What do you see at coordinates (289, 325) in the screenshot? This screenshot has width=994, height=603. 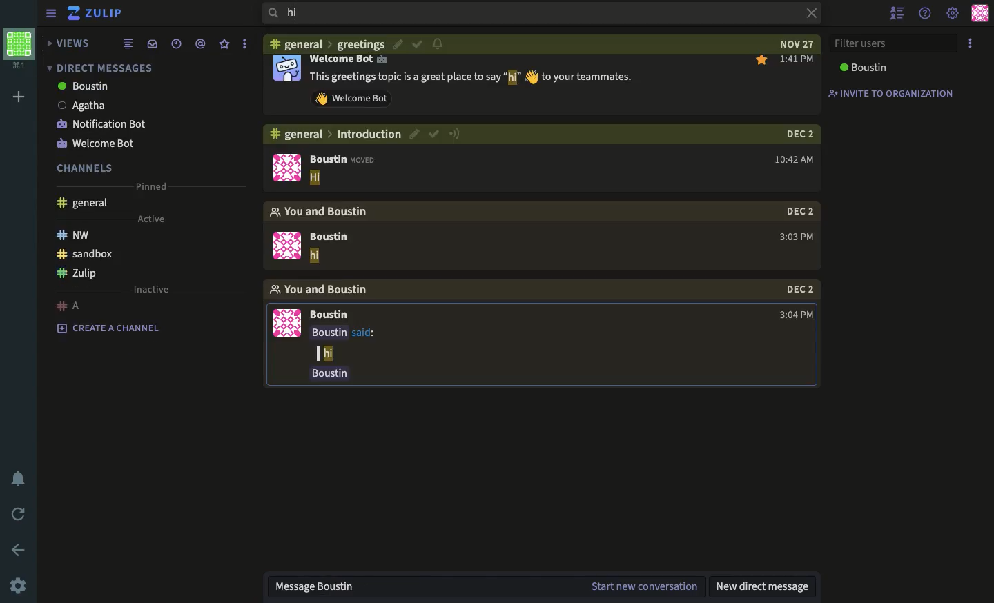 I see `view user card` at bounding box center [289, 325].